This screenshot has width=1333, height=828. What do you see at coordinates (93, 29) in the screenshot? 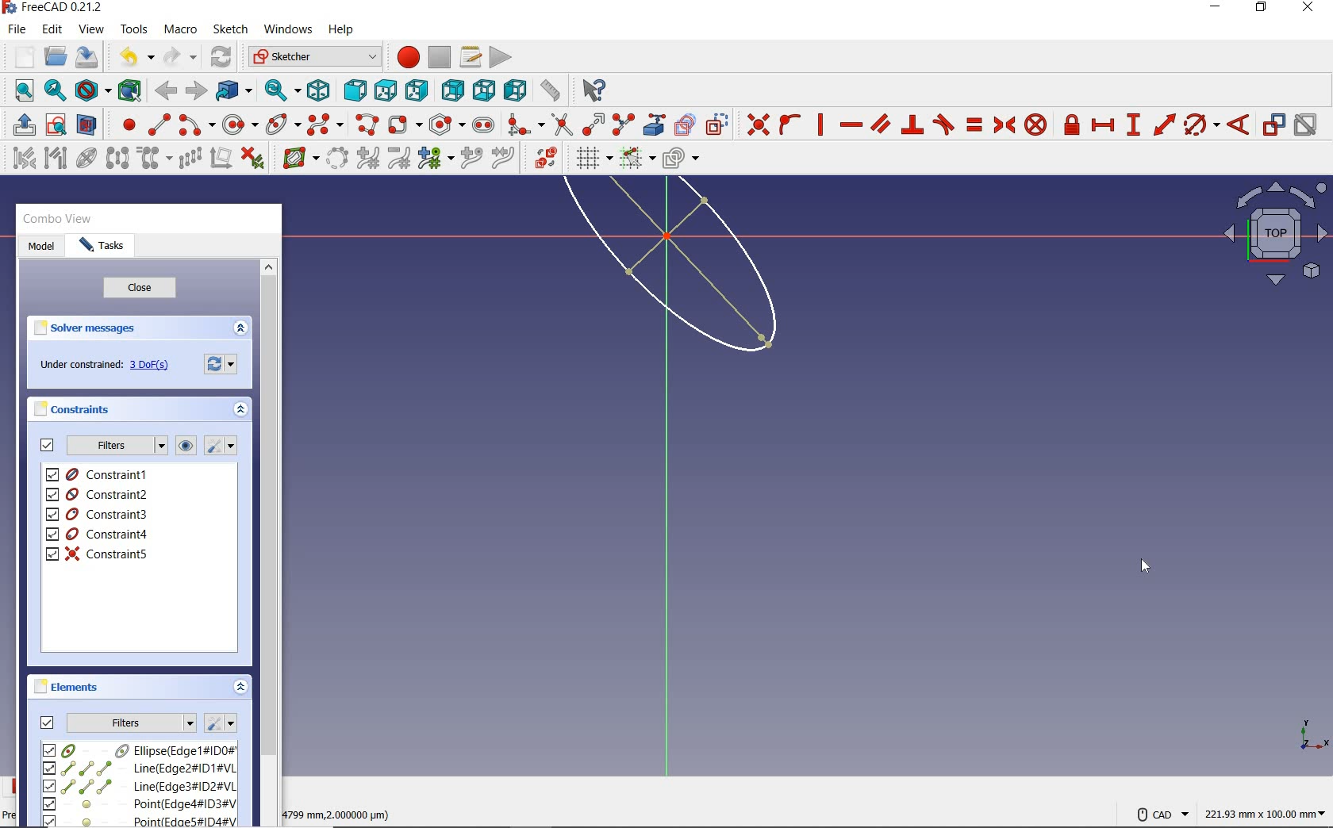
I see `view` at bounding box center [93, 29].